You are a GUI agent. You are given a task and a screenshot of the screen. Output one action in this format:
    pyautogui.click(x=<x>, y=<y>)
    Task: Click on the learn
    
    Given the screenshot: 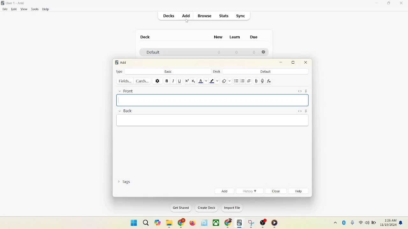 What is the action you would take?
    pyautogui.click(x=237, y=37)
    